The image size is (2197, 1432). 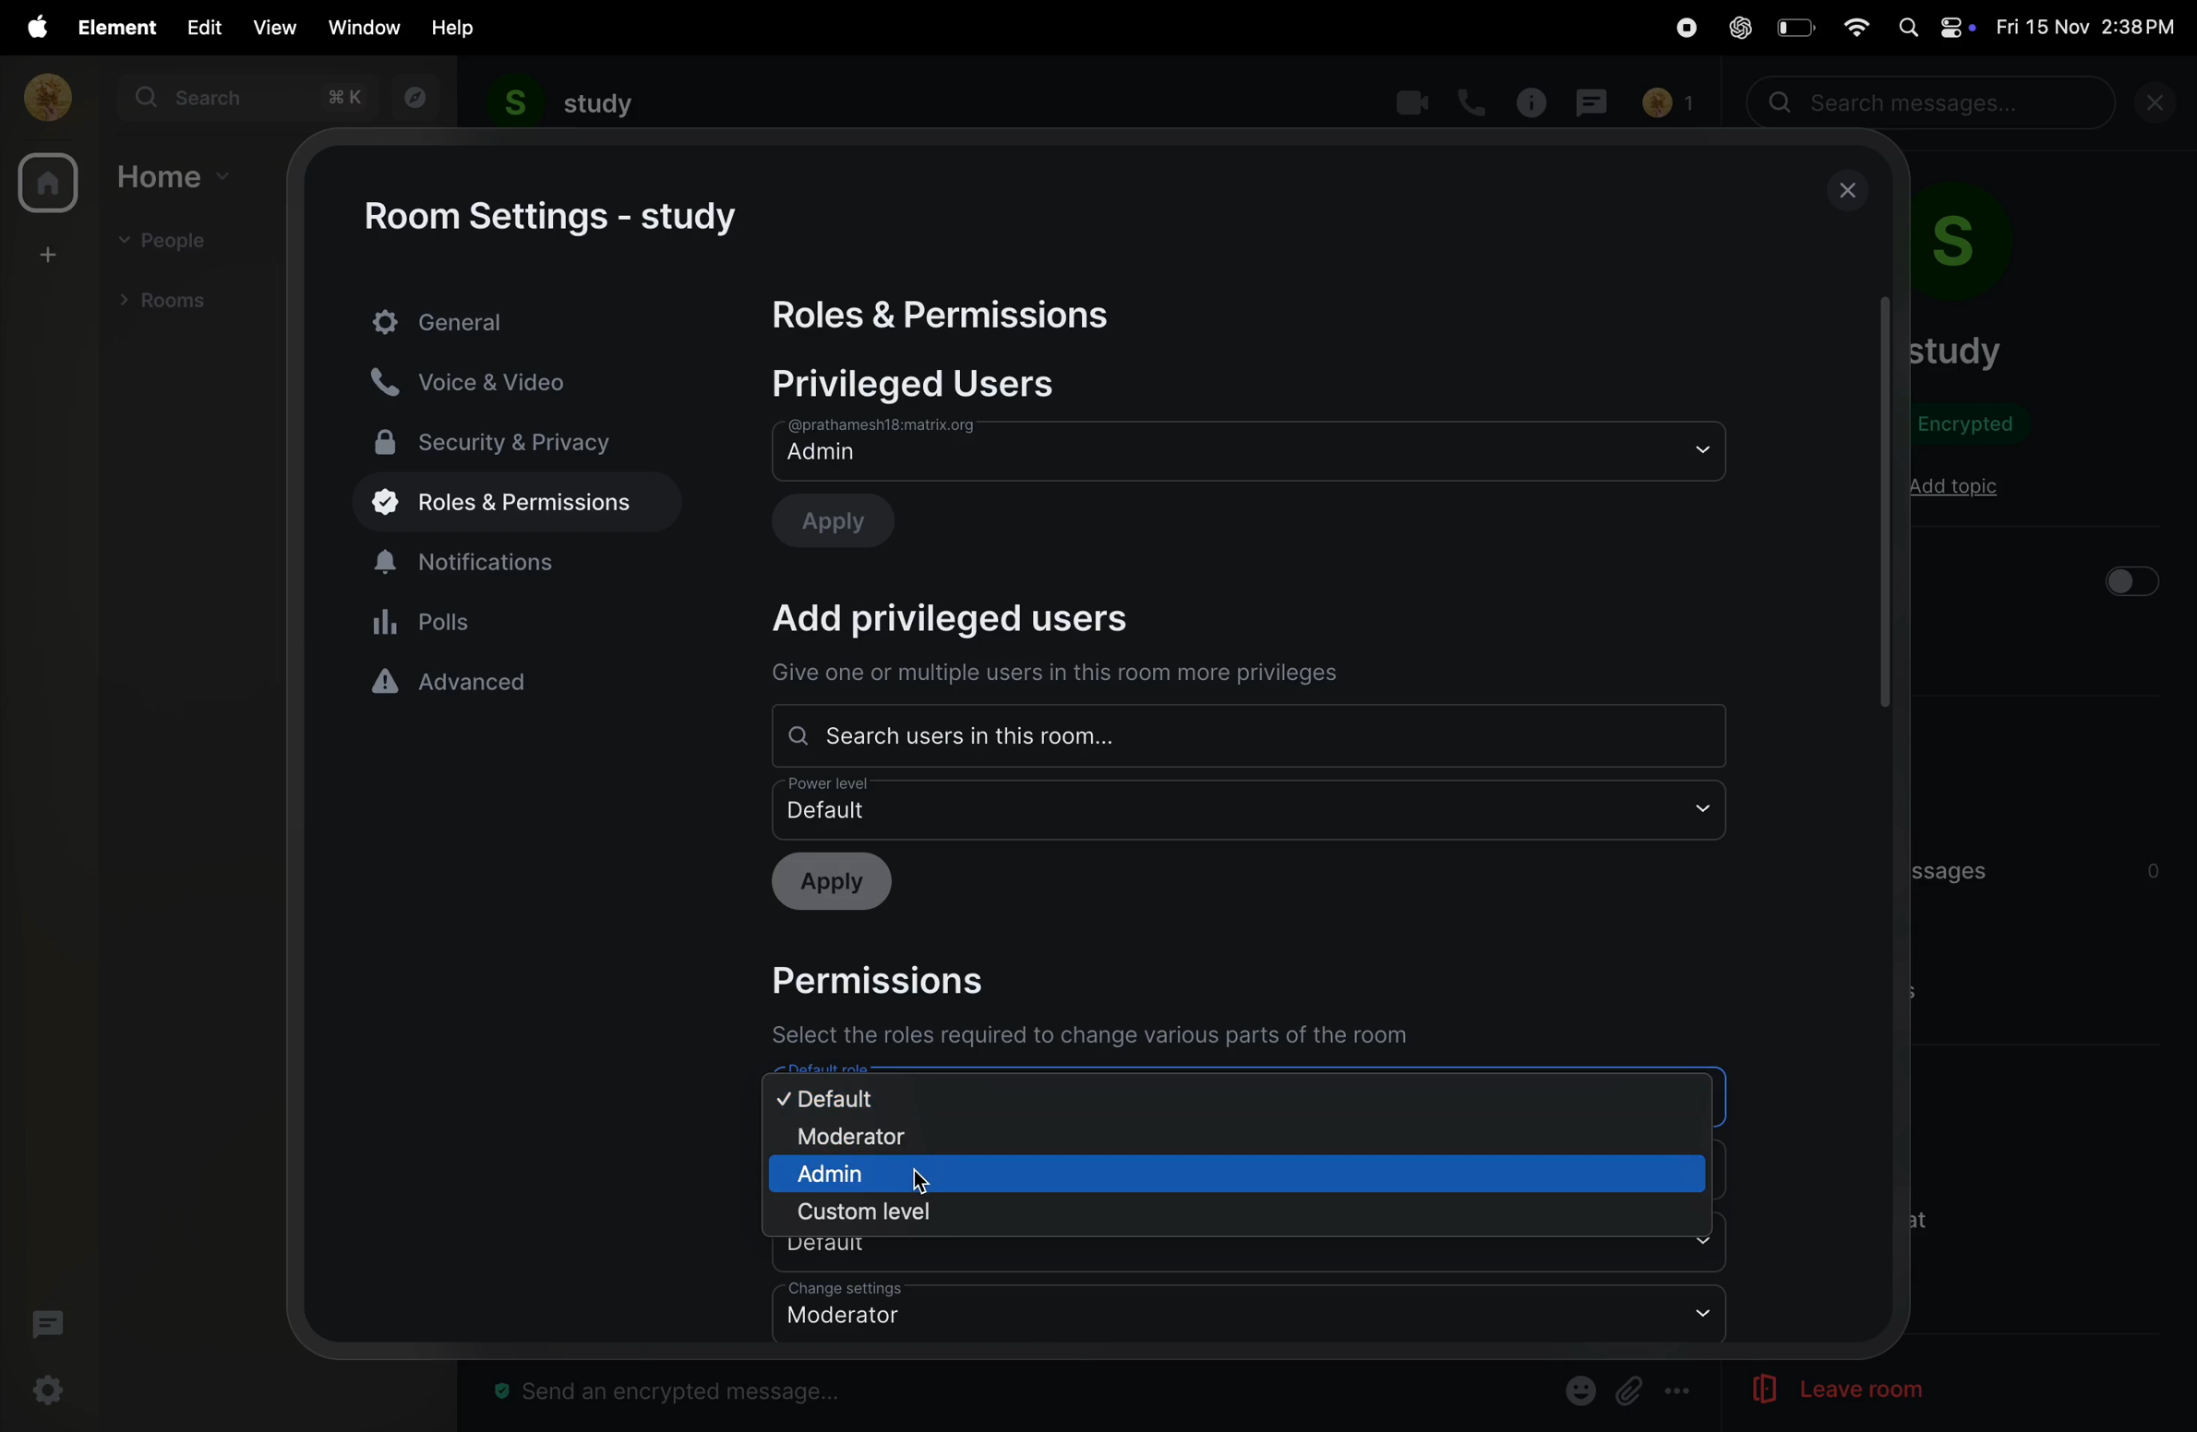 What do you see at coordinates (1987, 249) in the screenshot?
I see `room profile` at bounding box center [1987, 249].